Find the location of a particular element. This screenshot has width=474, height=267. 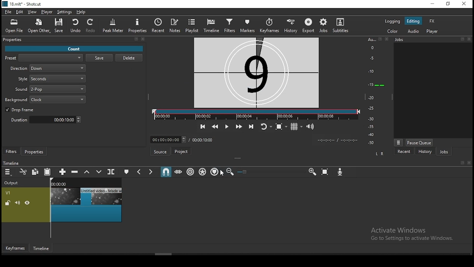

editing is located at coordinates (413, 21).